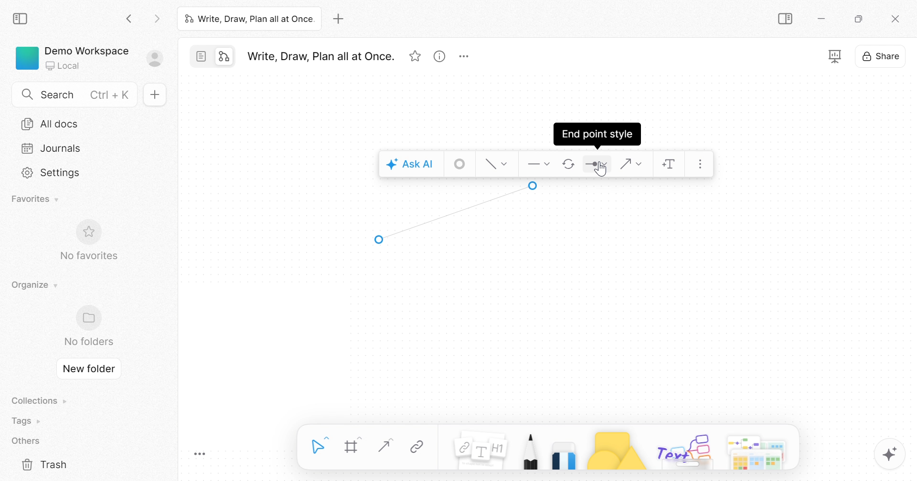 This screenshot has height=481, width=917. What do you see at coordinates (88, 341) in the screenshot?
I see `No folders` at bounding box center [88, 341].